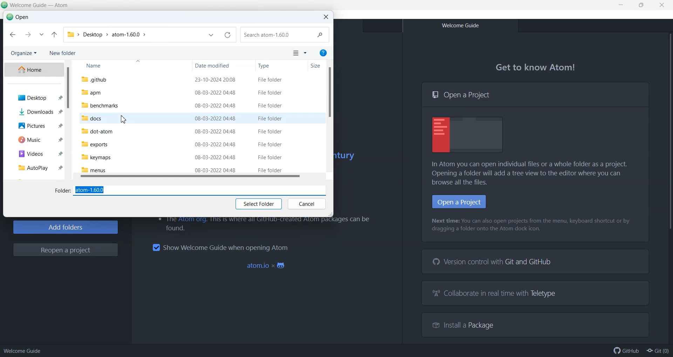  What do you see at coordinates (220, 247) in the screenshot?
I see `Show Welcome Guide when opening Atom` at bounding box center [220, 247].